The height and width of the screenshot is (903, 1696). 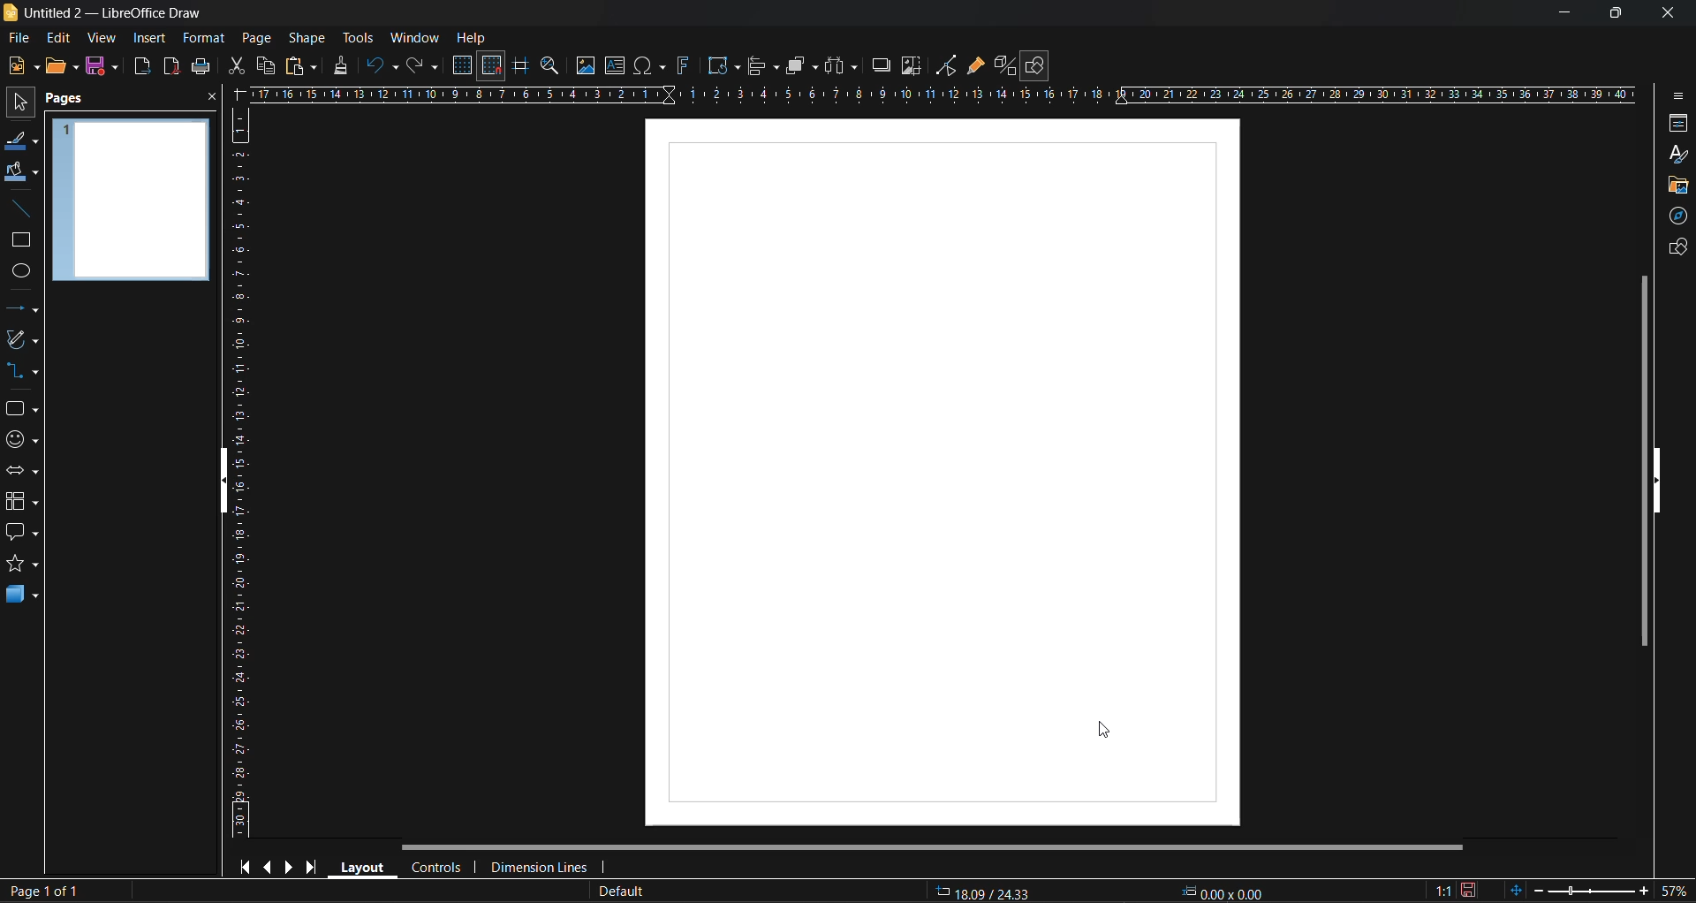 I want to click on pages, so click(x=73, y=102).